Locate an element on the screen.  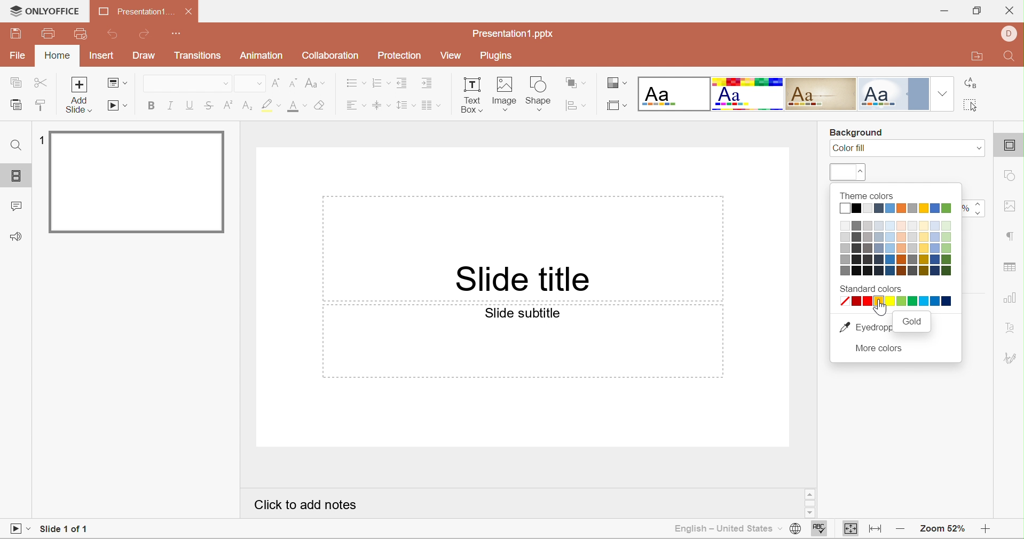
Numbering is located at coordinates (381, 84).